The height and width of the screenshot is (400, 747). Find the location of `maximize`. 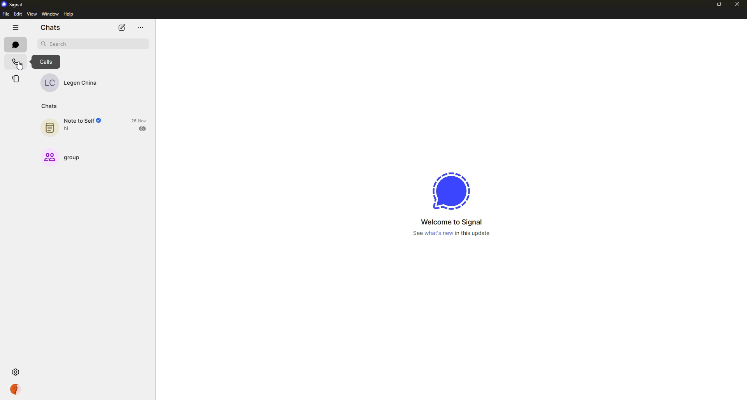

maximize is located at coordinates (719, 4).